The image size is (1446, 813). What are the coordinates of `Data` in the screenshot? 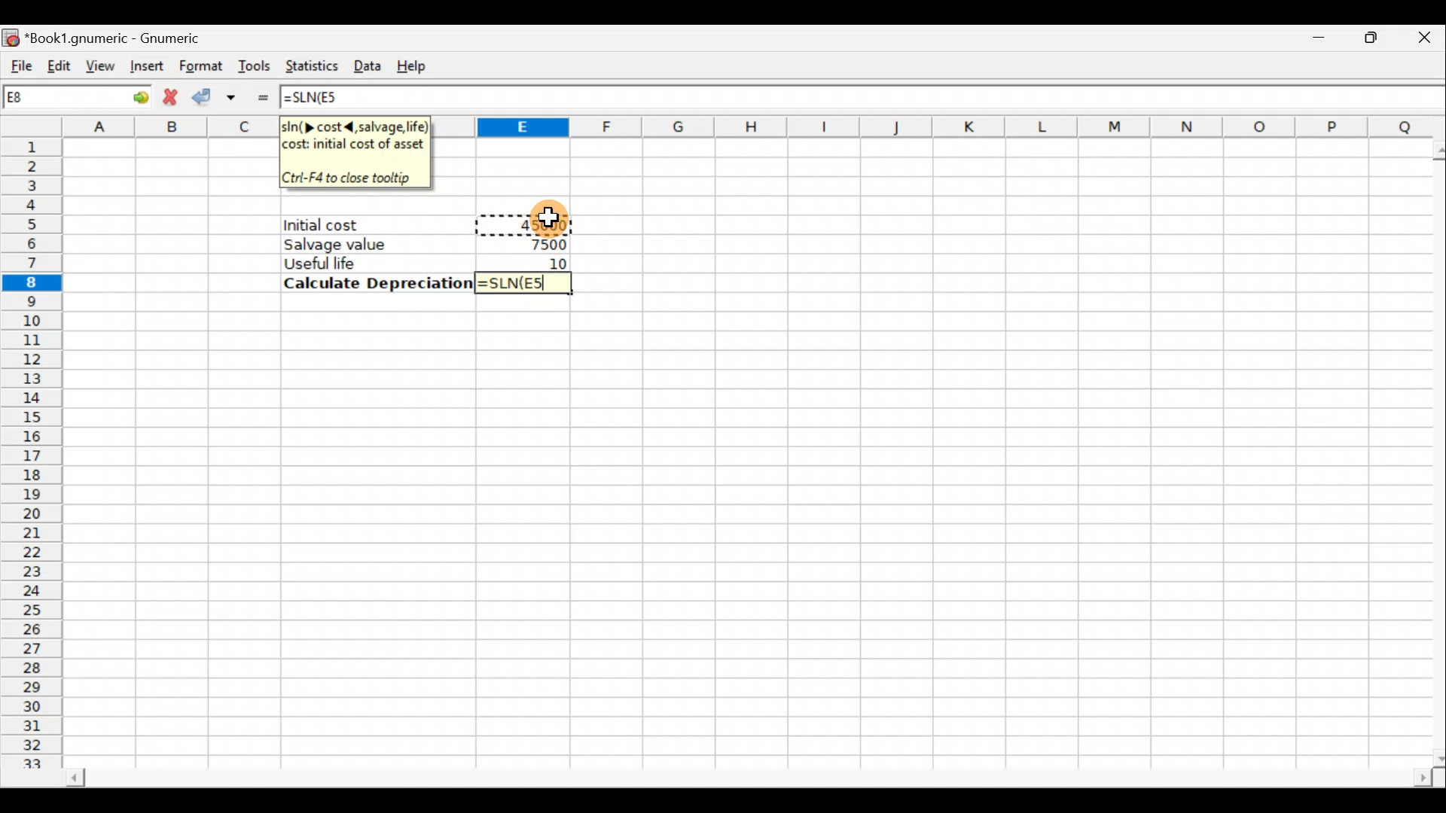 It's located at (369, 63).